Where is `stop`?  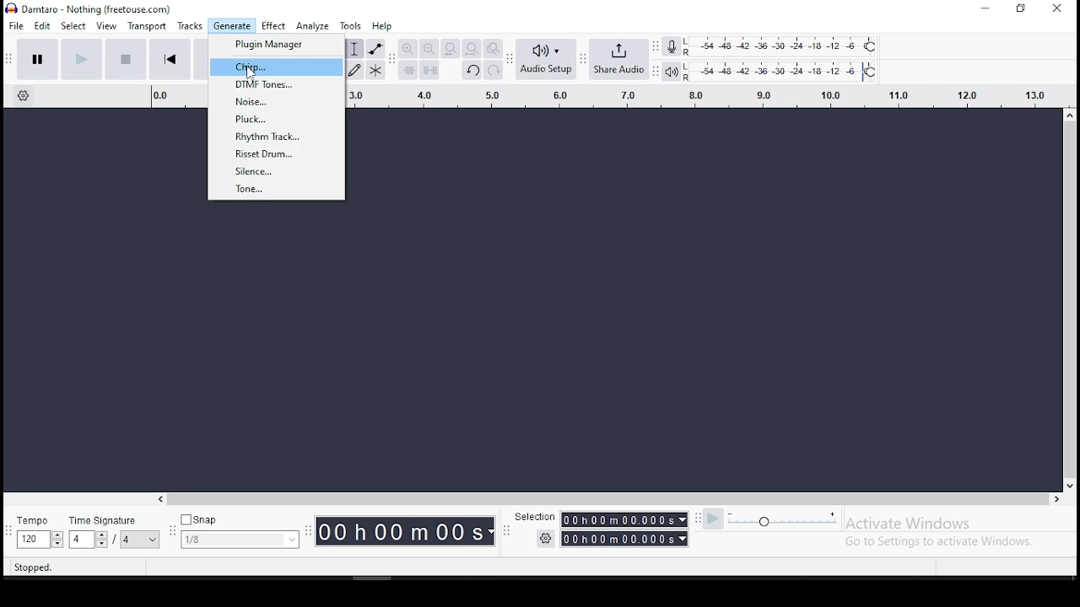 stop is located at coordinates (126, 58).